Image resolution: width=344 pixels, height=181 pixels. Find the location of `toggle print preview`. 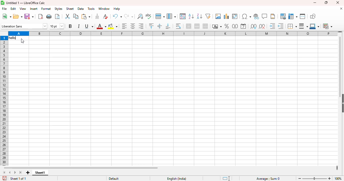

toggle print preview is located at coordinates (57, 16).